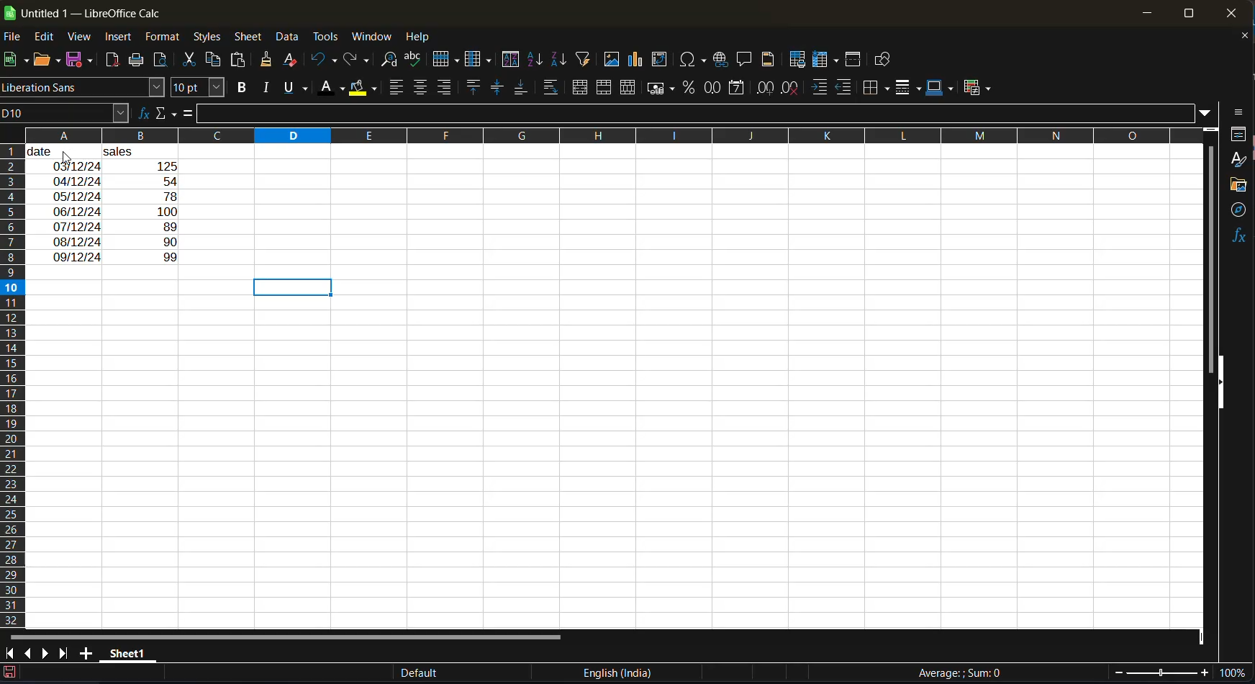 Image resolution: width=1255 pixels, height=684 pixels. What do you see at coordinates (201, 88) in the screenshot?
I see `font size` at bounding box center [201, 88].